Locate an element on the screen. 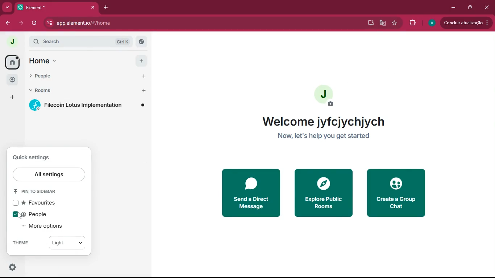 This screenshot has height=278, width=495. minimize is located at coordinates (454, 8).